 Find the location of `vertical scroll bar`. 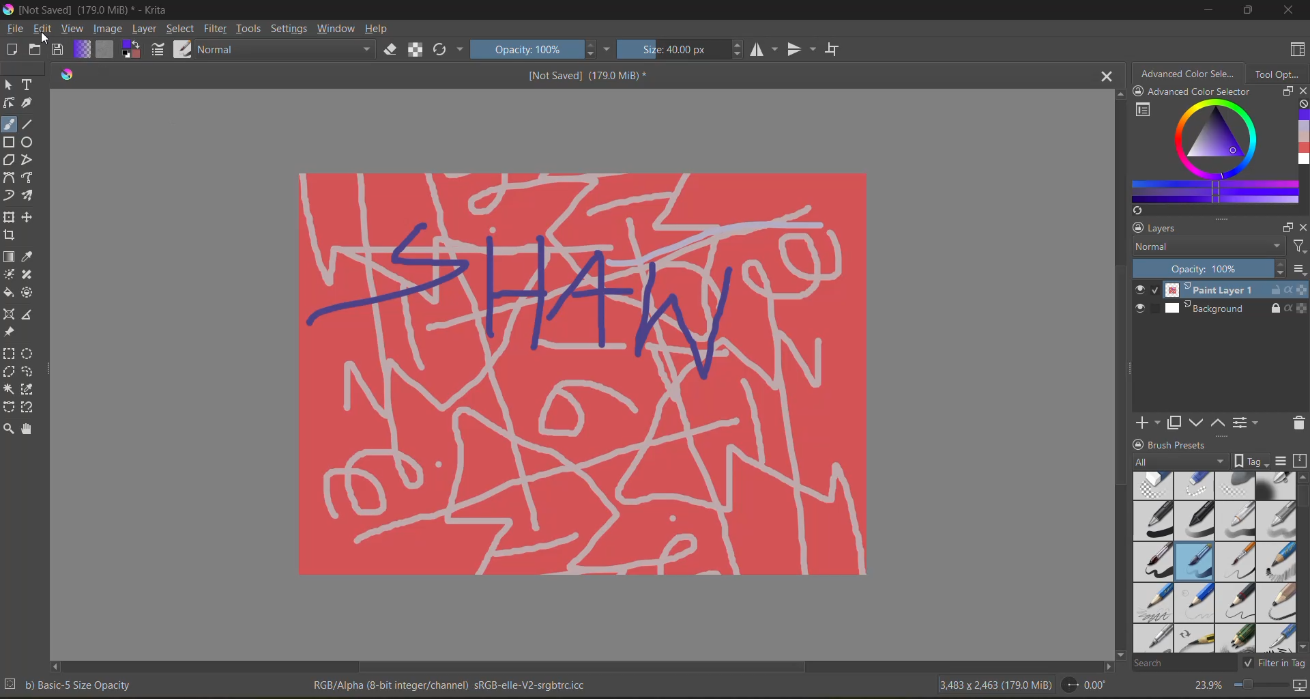

vertical scroll bar is located at coordinates (1118, 382).